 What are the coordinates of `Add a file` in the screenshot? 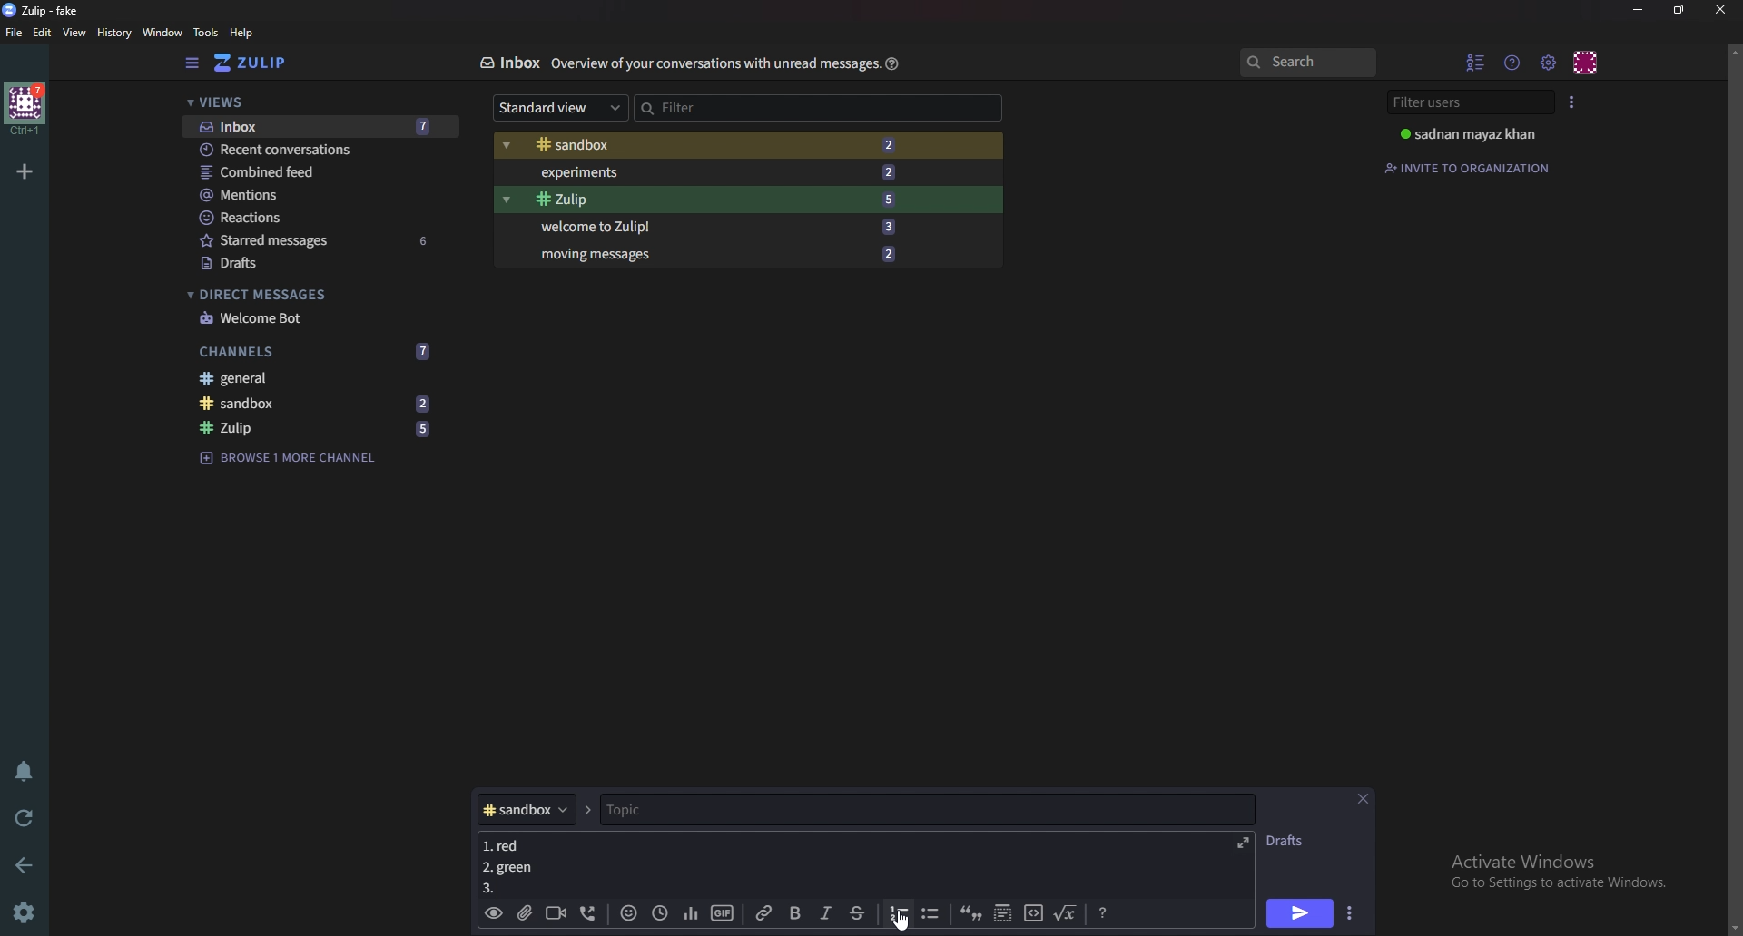 It's located at (523, 915).